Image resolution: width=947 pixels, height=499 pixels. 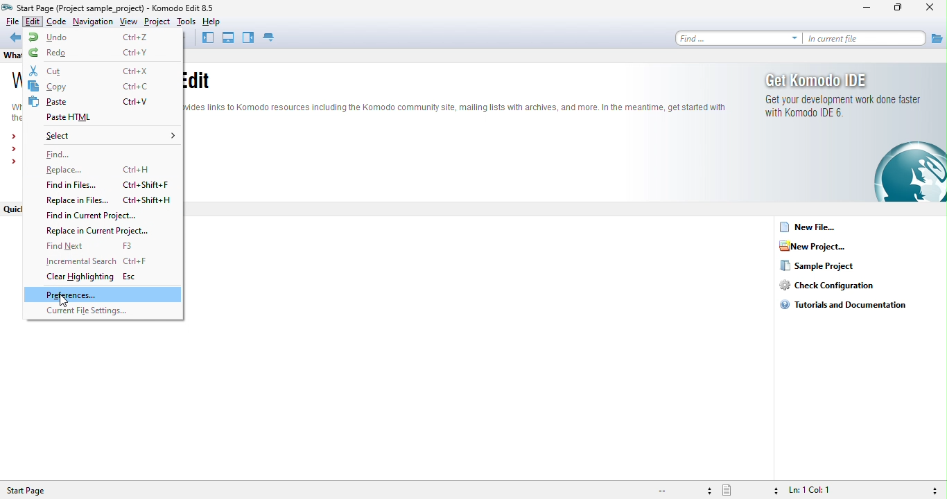 I want to click on tools, so click(x=186, y=21).